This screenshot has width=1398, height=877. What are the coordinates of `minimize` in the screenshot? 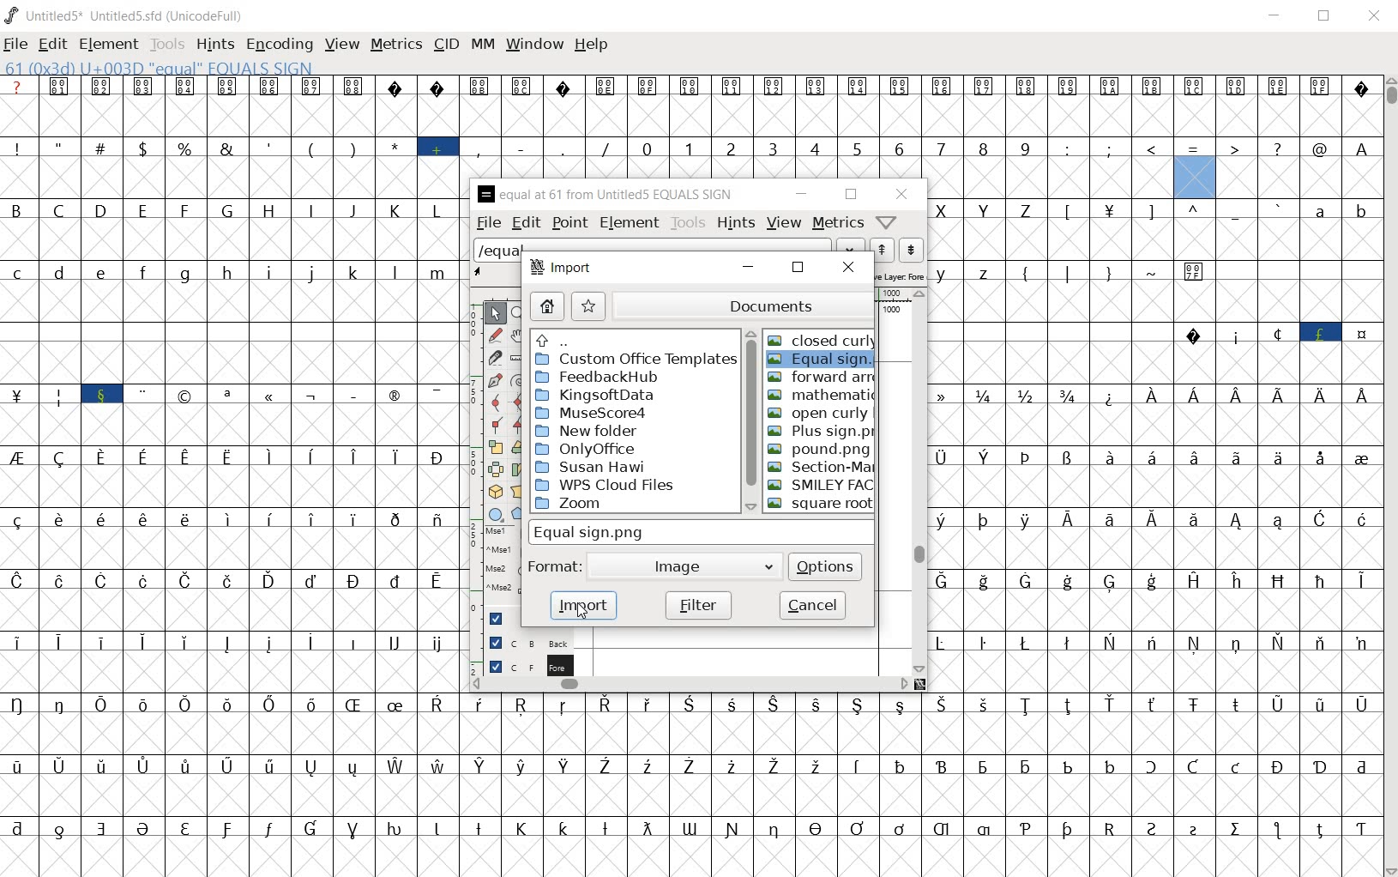 It's located at (747, 269).